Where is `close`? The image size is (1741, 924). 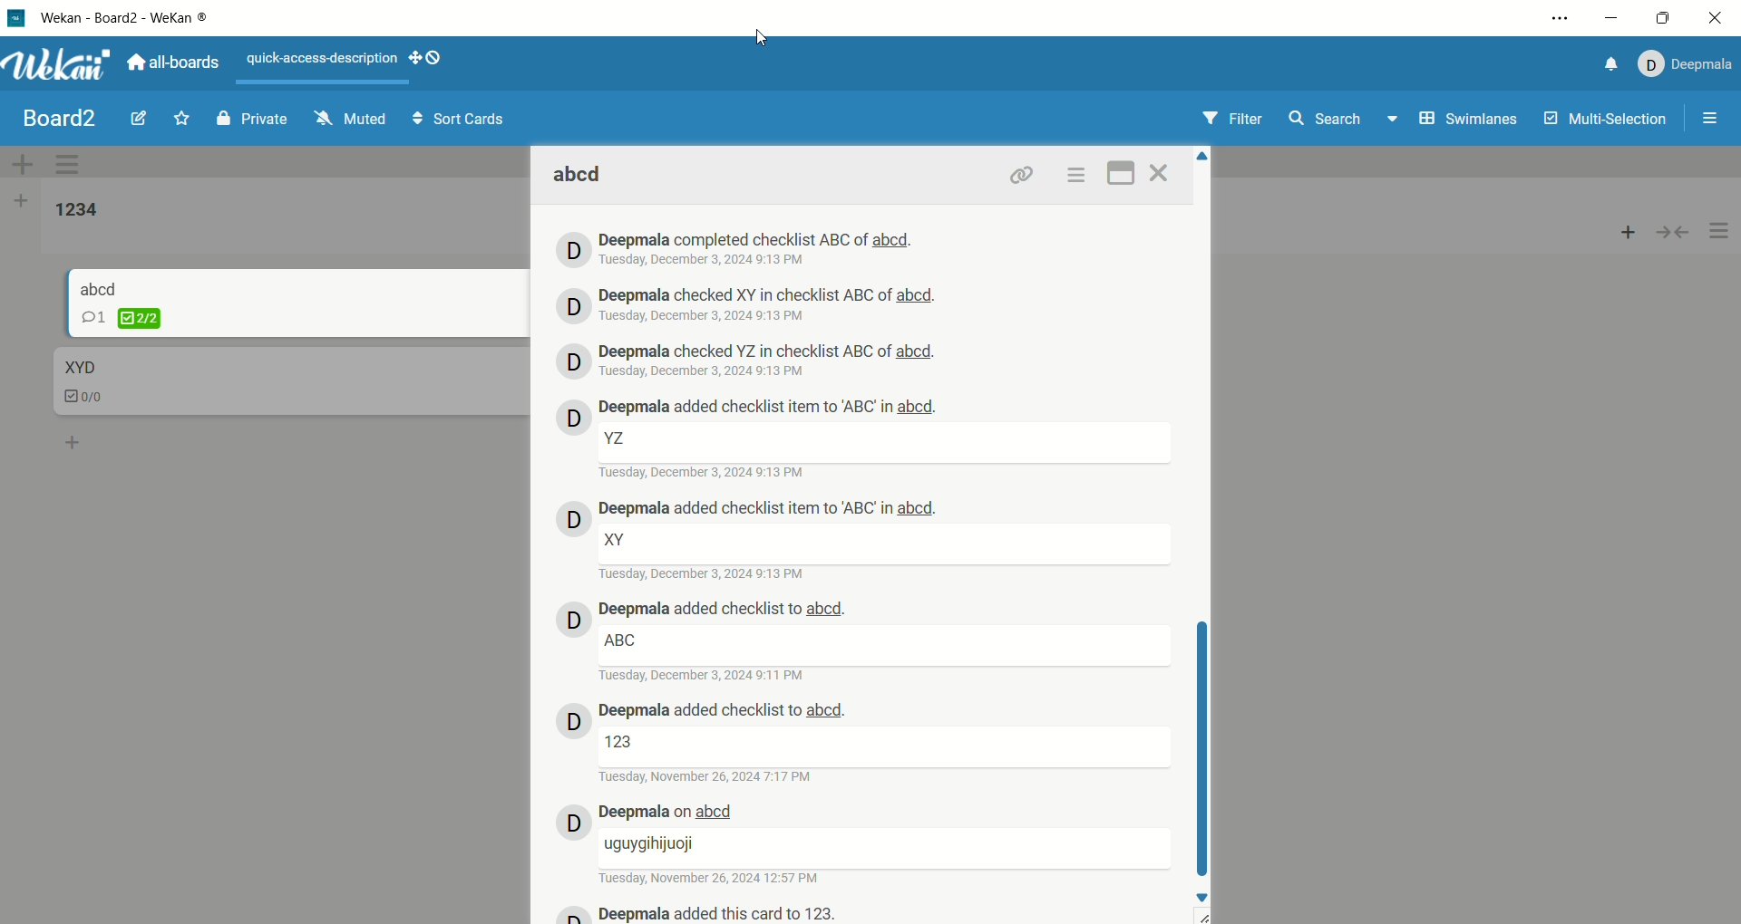 close is located at coordinates (1162, 173).